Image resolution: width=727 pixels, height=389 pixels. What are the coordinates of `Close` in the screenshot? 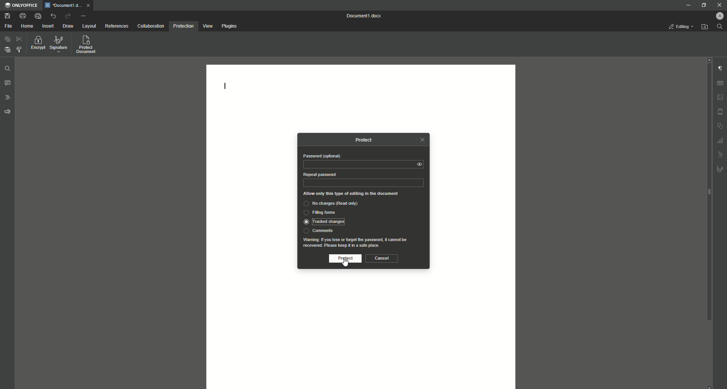 It's located at (718, 5).